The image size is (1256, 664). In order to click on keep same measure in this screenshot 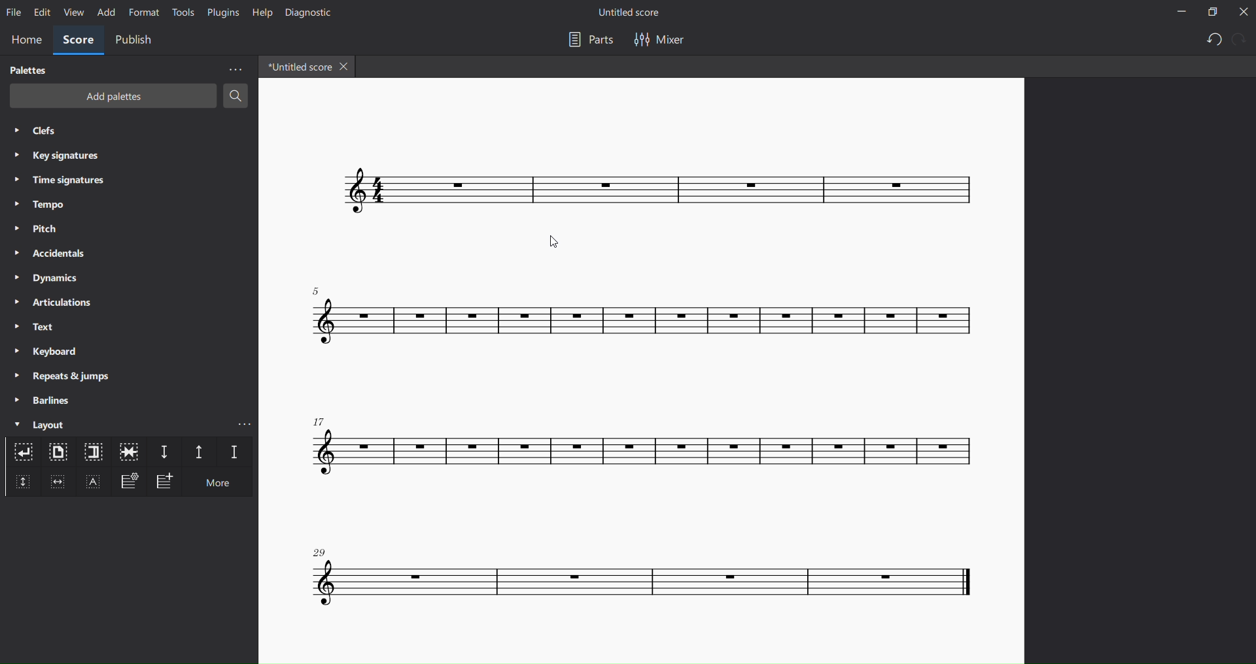, I will do `click(129, 452)`.